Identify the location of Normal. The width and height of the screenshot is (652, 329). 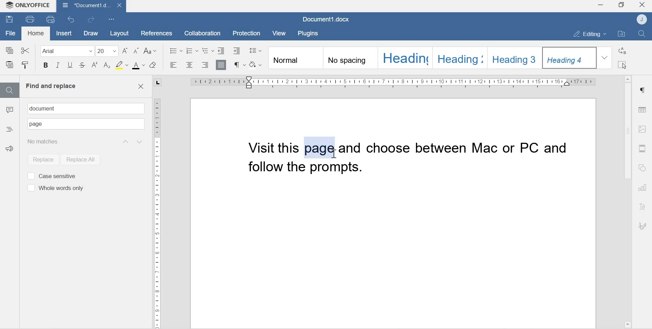
(295, 58).